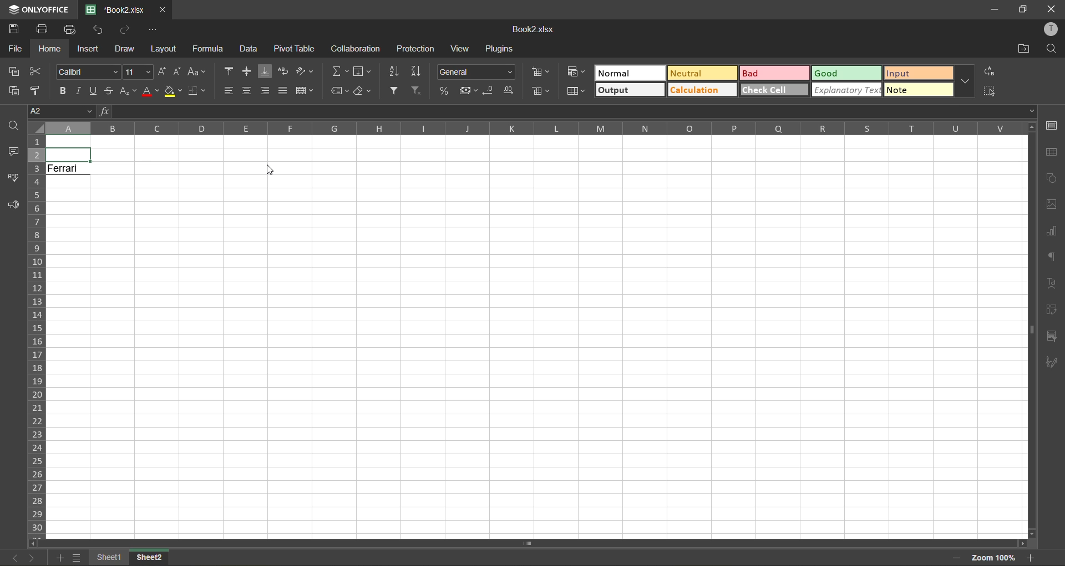 The image size is (1065, 566). What do you see at coordinates (443, 91) in the screenshot?
I see `percent` at bounding box center [443, 91].